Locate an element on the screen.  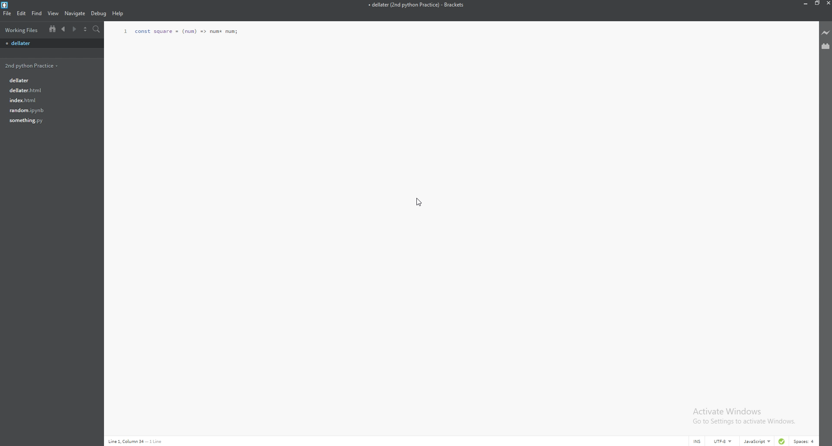
find is located at coordinates (36, 13).